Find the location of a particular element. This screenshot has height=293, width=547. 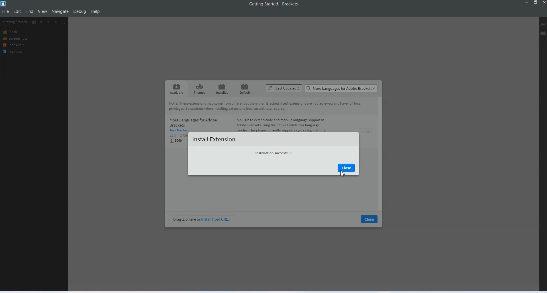

install from U R L is located at coordinates (217, 219).